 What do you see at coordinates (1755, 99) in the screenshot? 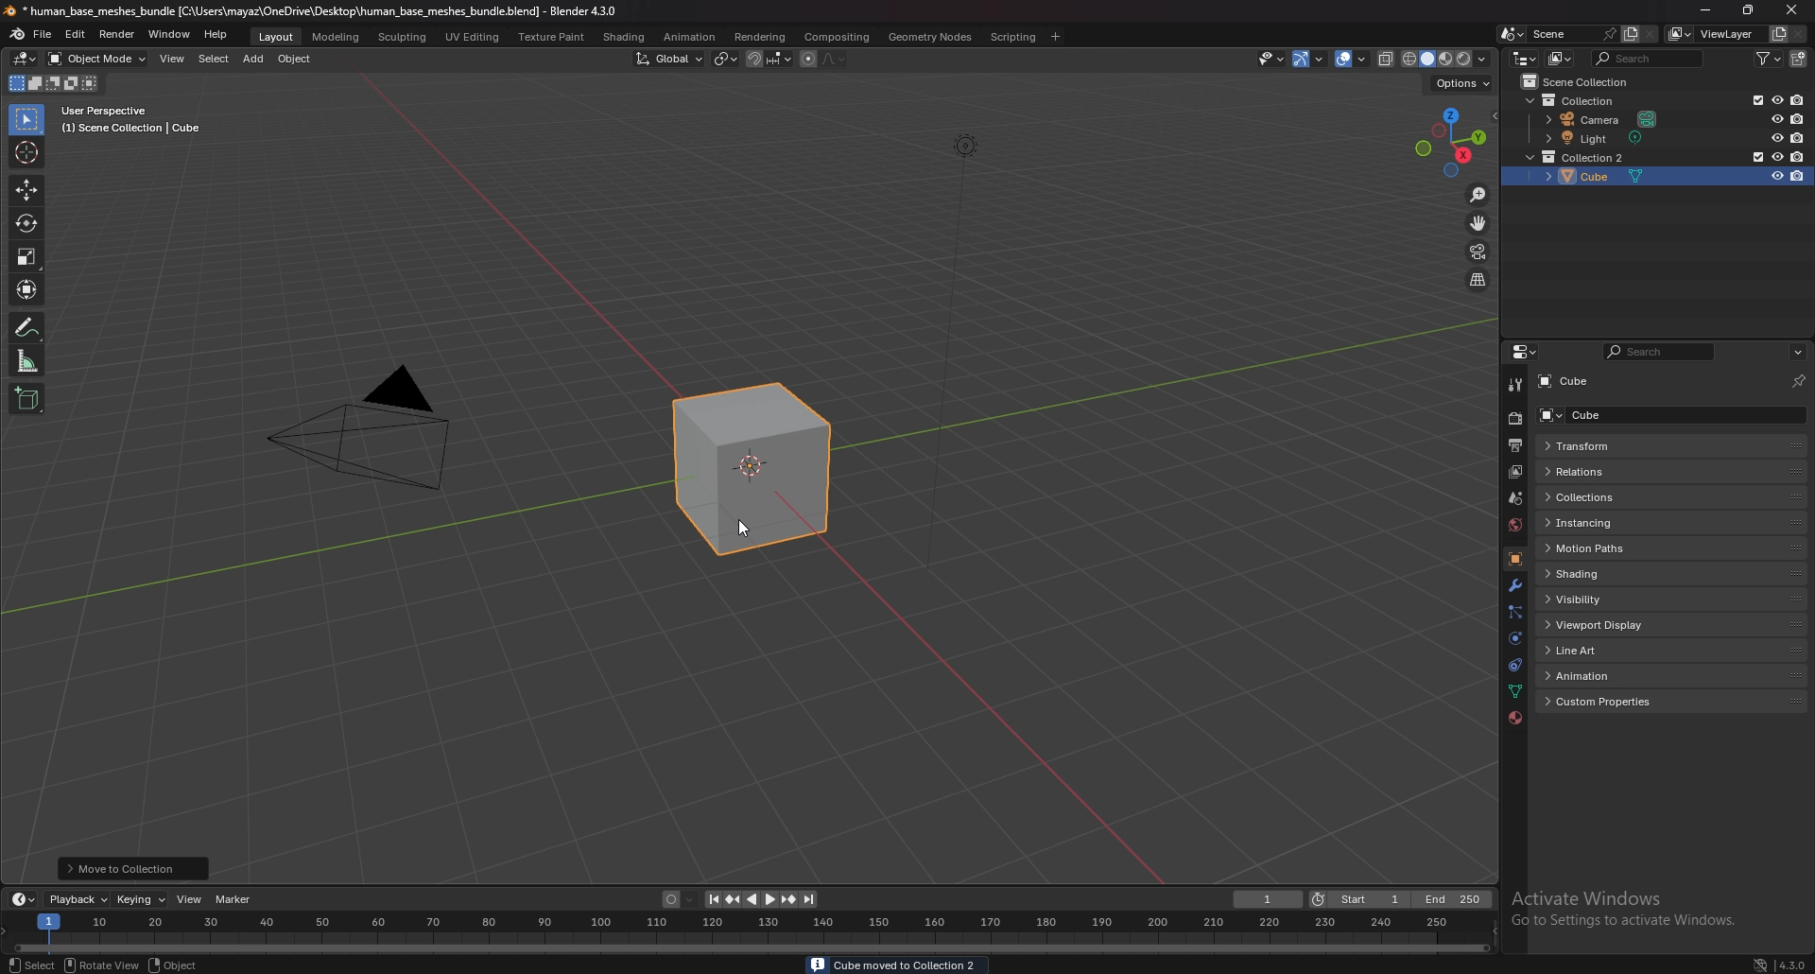
I see `exclude in viewport` at bounding box center [1755, 99].